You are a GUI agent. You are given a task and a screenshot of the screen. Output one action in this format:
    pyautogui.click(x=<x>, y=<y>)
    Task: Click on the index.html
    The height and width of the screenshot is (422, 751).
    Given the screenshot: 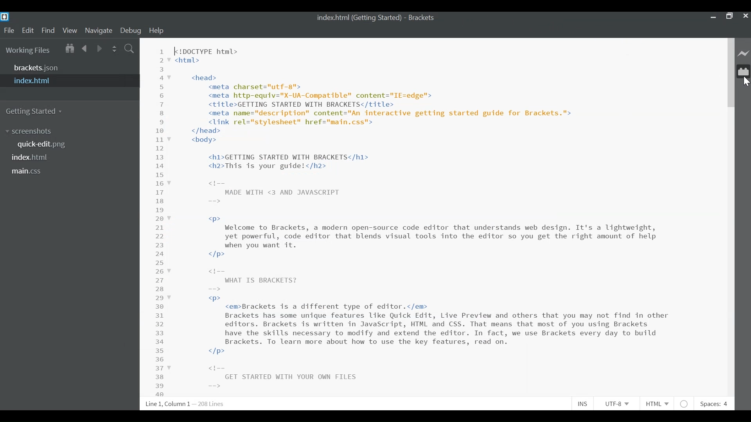 What is the action you would take?
    pyautogui.click(x=68, y=80)
    